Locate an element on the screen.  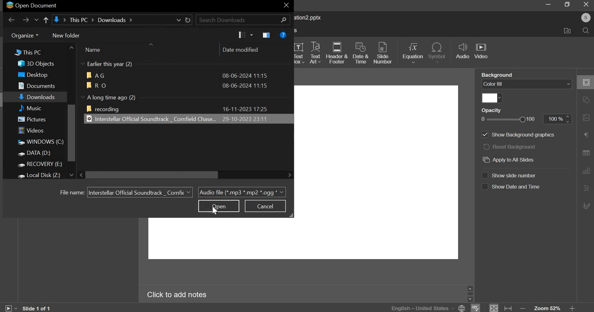
open is located at coordinates (218, 206).